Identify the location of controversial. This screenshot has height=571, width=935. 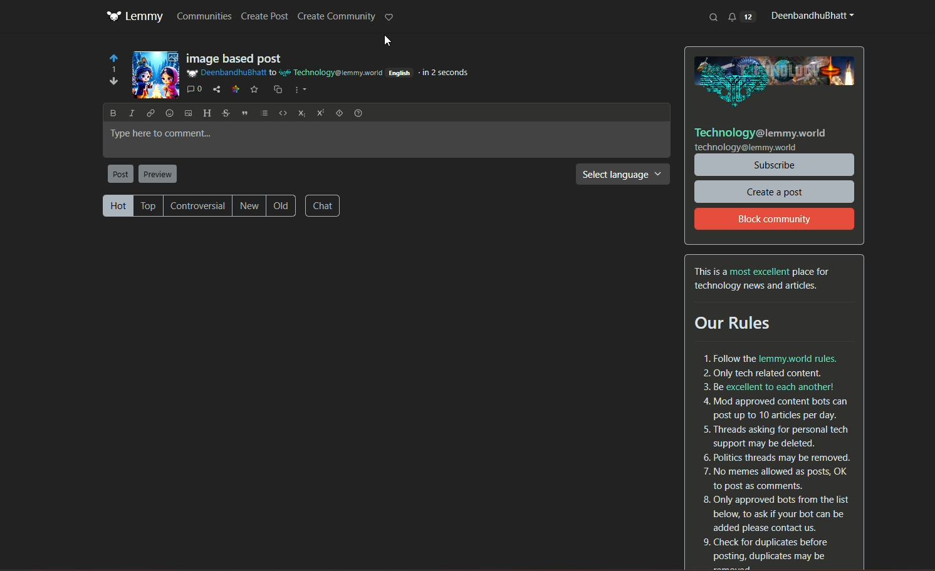
(199, 205).